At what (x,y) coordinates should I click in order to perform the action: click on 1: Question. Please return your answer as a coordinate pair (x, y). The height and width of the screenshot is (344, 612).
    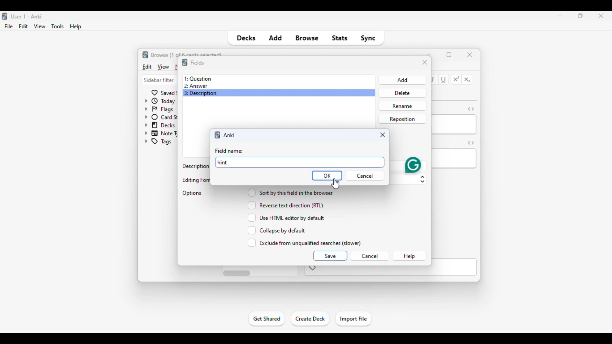
    Looking at the image, I should click on (198, 78).